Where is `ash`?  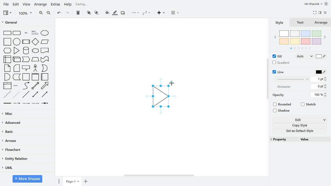
ash is located at coordinates (295, 34).